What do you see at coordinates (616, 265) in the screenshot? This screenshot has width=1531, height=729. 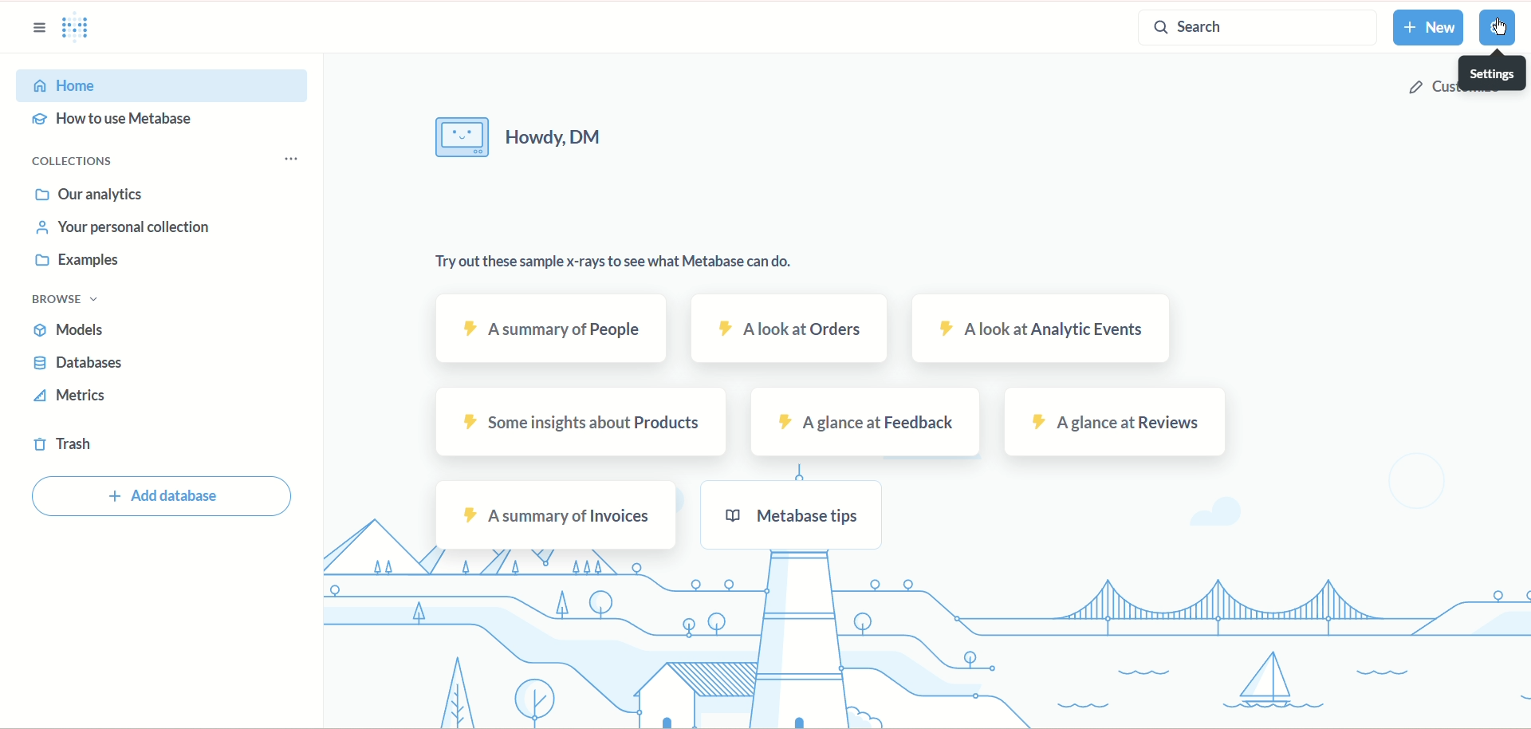 I see `try out these sample x-rays to see what metabase can do` at bounding box center [616, 265].